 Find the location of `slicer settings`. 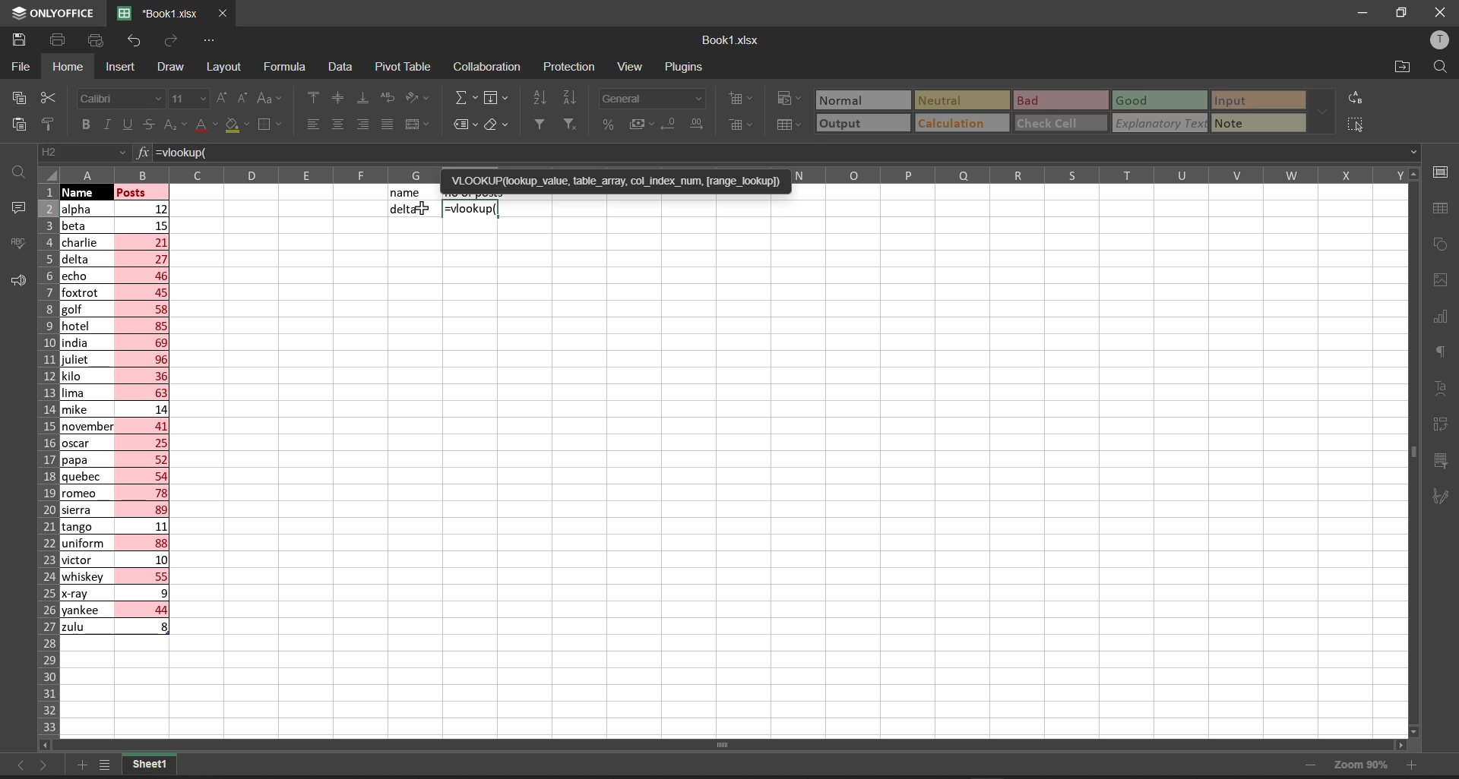

slicer settings is located at coordinates (1448, 457).